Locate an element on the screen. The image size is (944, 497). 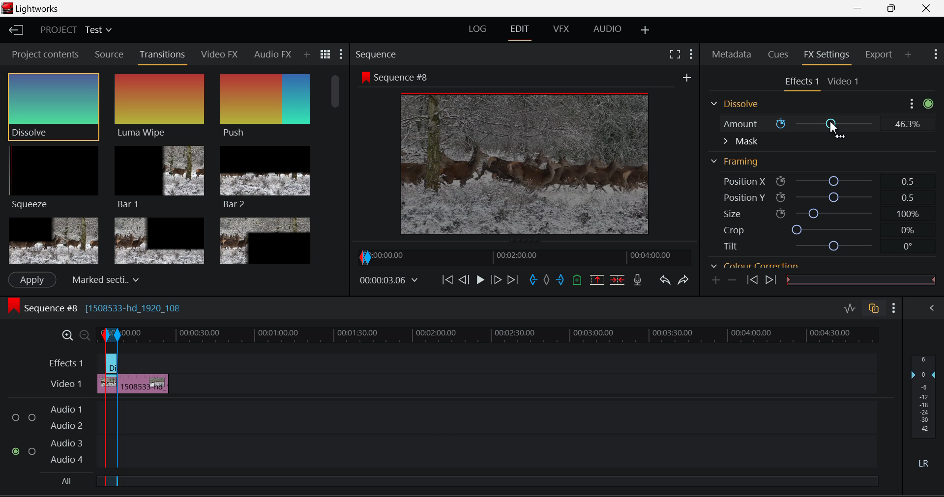
Squeeze is located at coordinates (56, 179).